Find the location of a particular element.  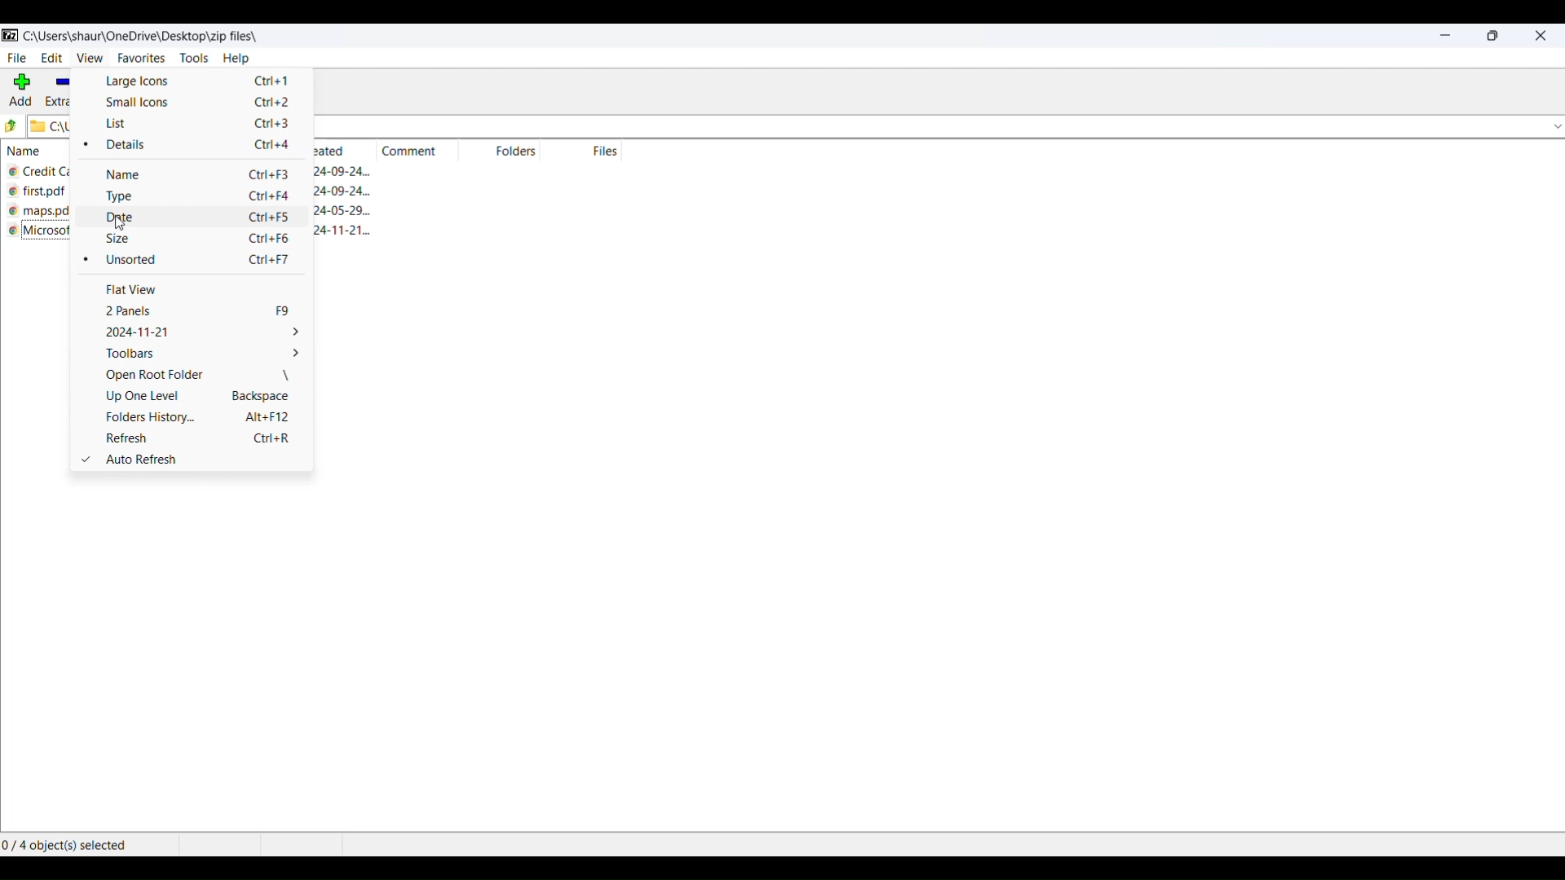

files is located at coordinates (611, 151).